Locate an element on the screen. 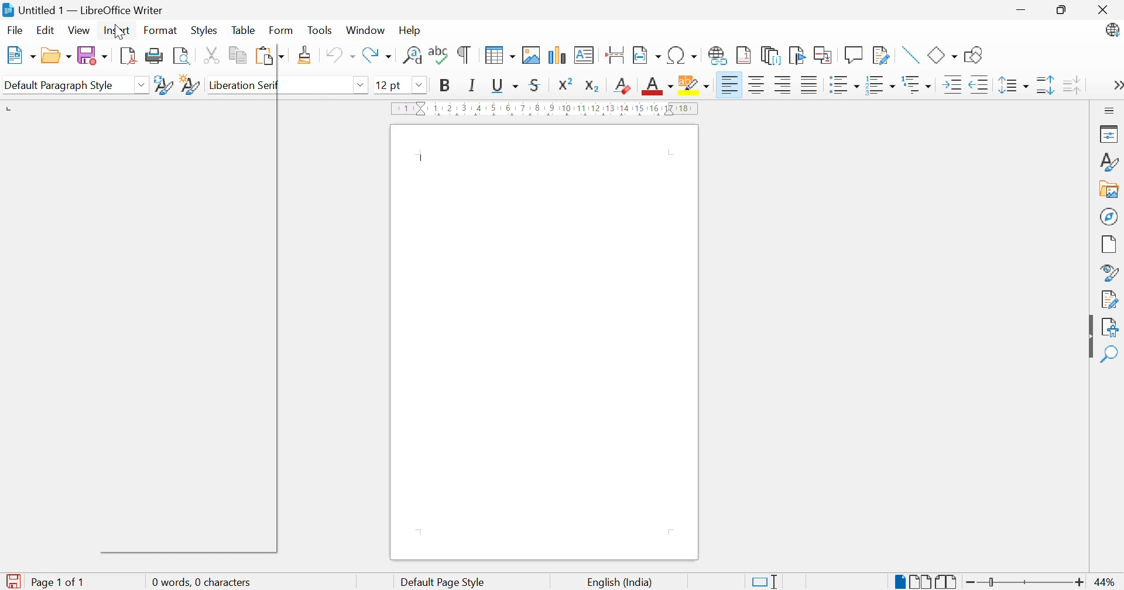 The image size is (1124, 590). Drop down is located at coordinates (362, 85).